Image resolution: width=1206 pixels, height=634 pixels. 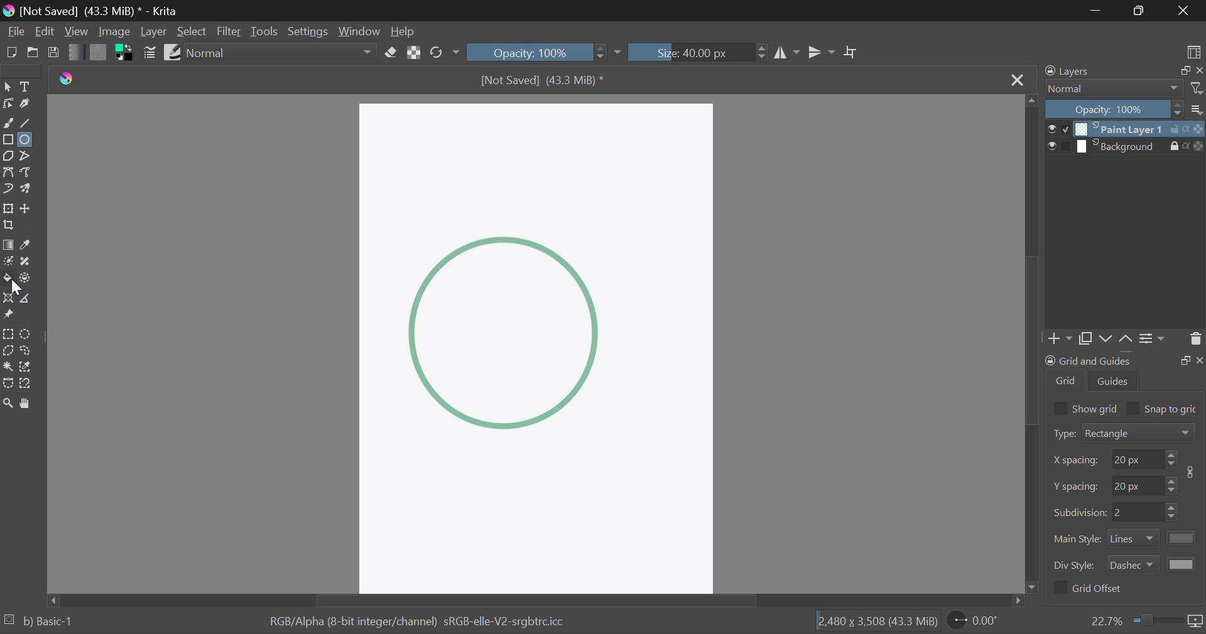 I want to click on File, so click(x=15, y=33).